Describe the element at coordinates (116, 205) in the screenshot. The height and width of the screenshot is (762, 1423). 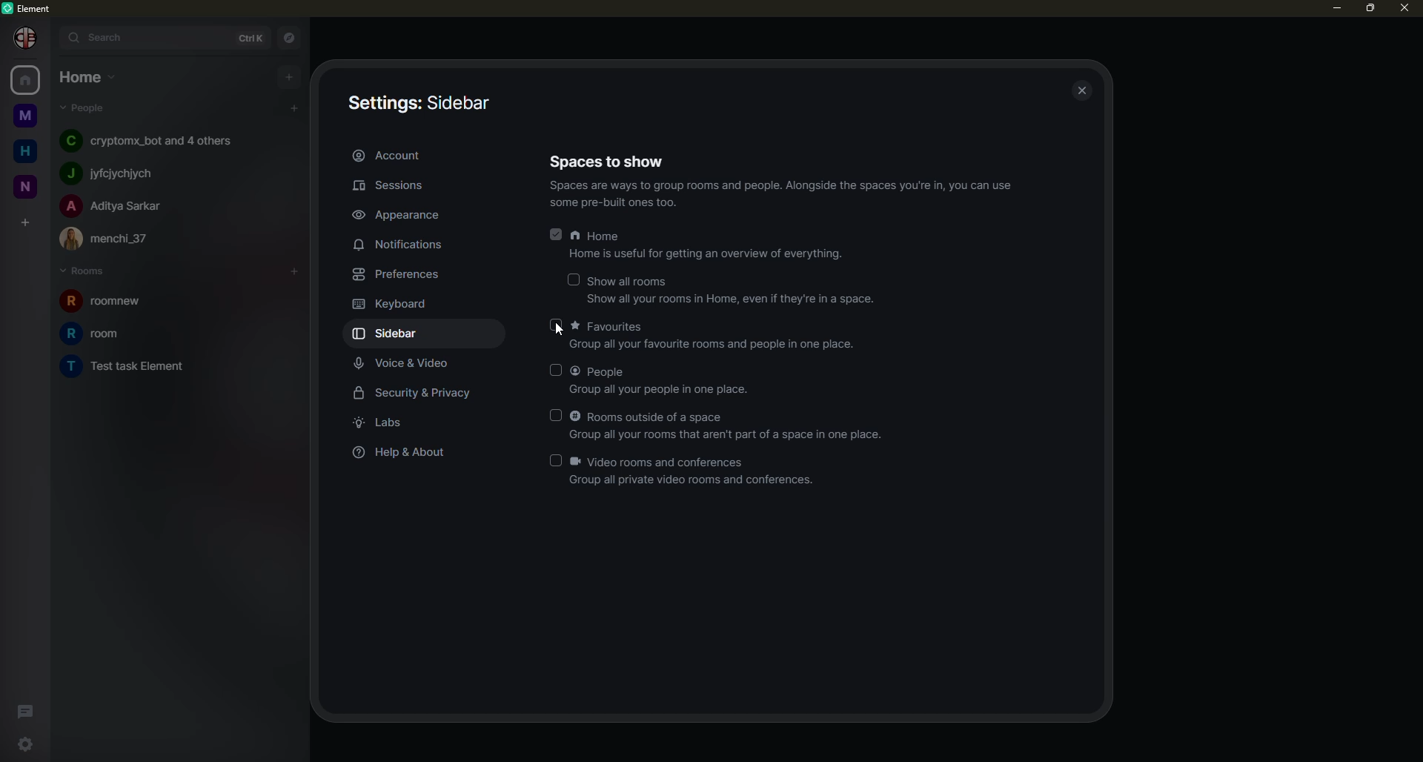
I see `people` at that location.